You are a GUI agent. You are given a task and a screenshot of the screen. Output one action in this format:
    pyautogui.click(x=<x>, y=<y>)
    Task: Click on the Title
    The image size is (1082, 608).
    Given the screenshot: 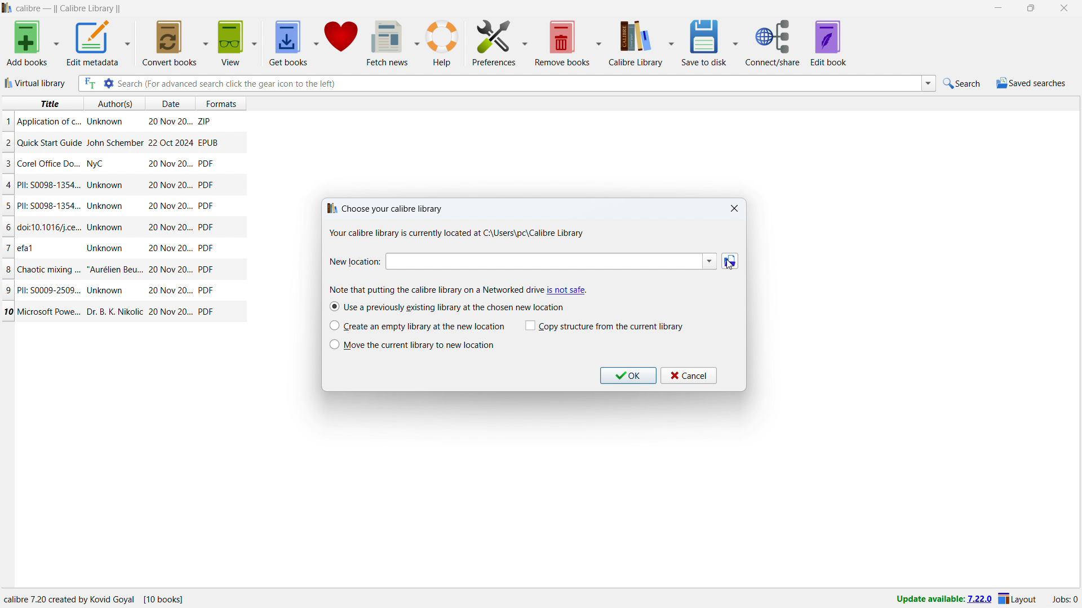 What is the action you would take?
    pyautogui.click(x=47, y=289)
    